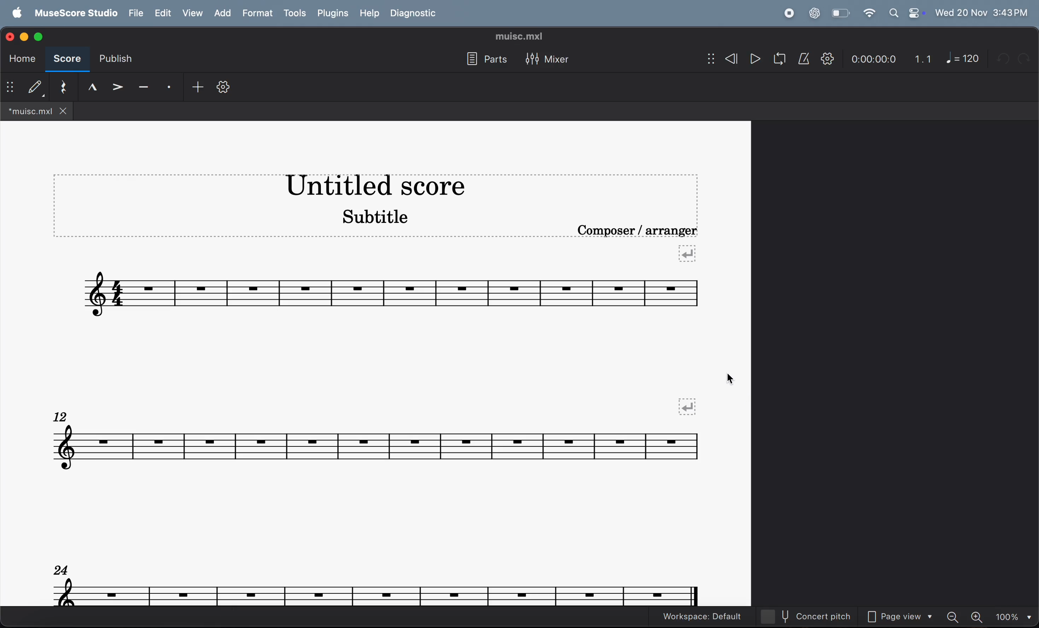 The width and height of the screenshot is (1039, 628). Describe the element at coordinates (61, 88) in the screenshot. I see `reset` at that location.